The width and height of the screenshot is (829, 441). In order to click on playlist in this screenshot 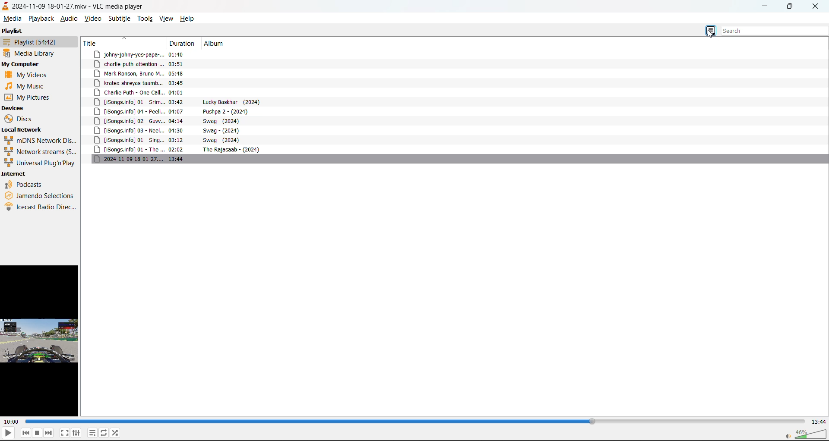, I will do `click(34, 41)`.